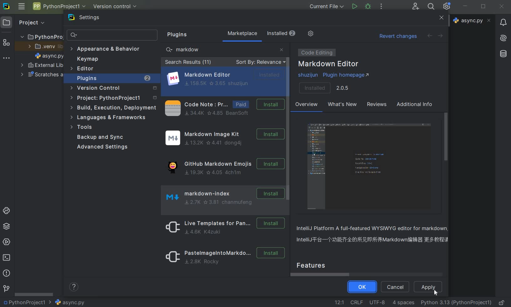 The height and width of the screenshot is (307, 511). Describe the element at coordinates (188, 63) in the screenshot. I see `search results` at that location.